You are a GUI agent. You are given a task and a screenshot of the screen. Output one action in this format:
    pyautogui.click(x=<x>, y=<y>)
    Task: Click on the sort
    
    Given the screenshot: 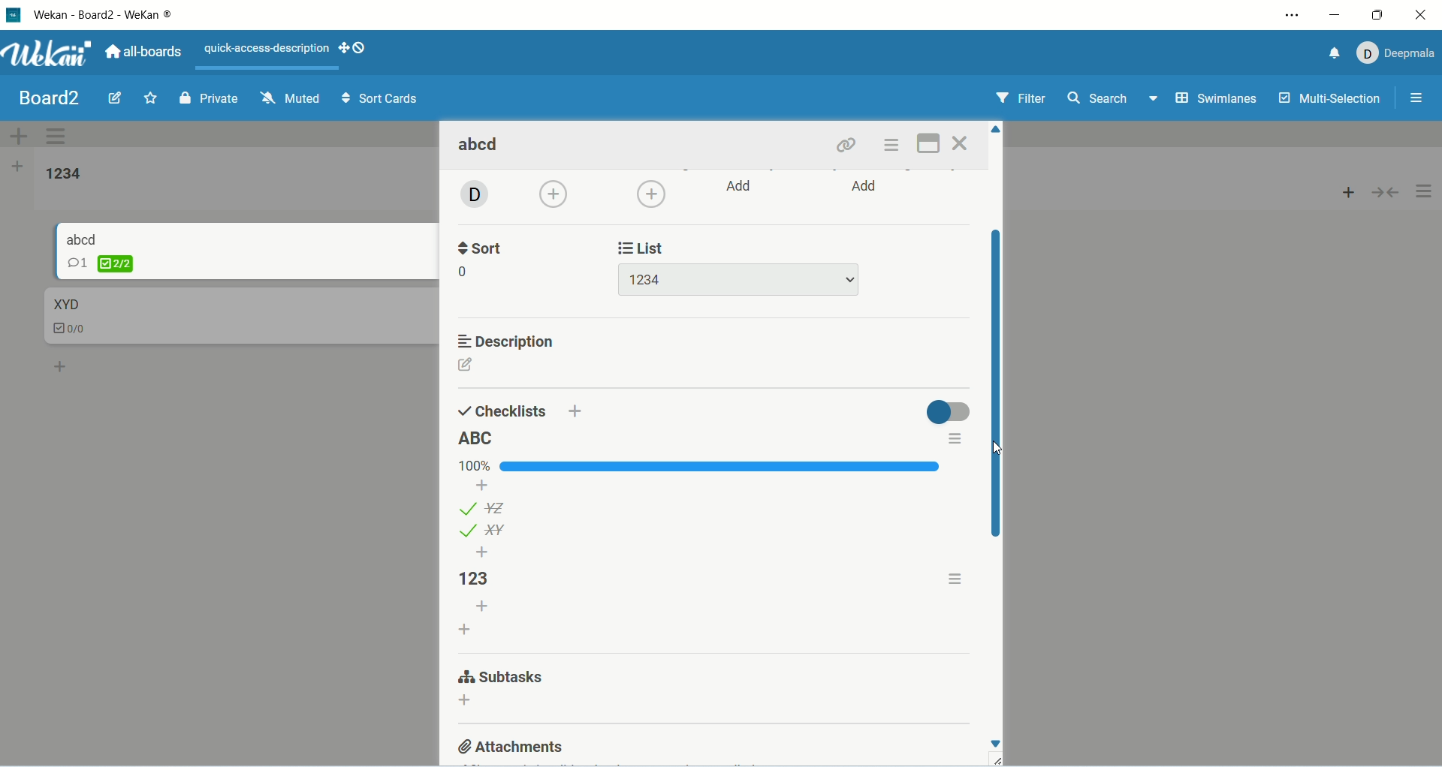 What is the action you would take?
    pyautogui.click(x=484, y=246)
    